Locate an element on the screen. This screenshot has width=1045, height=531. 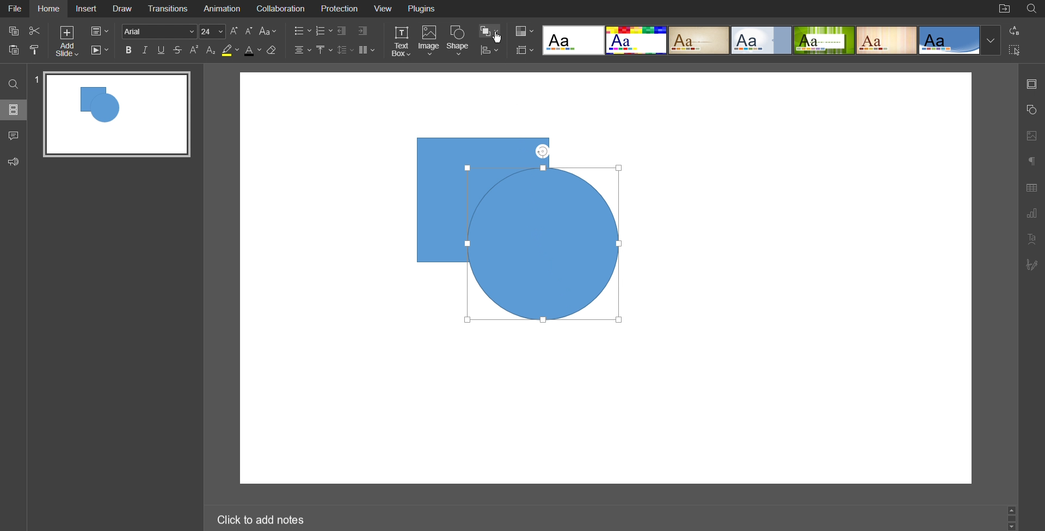
Slides Settings is located at coordinates (1032, 84).